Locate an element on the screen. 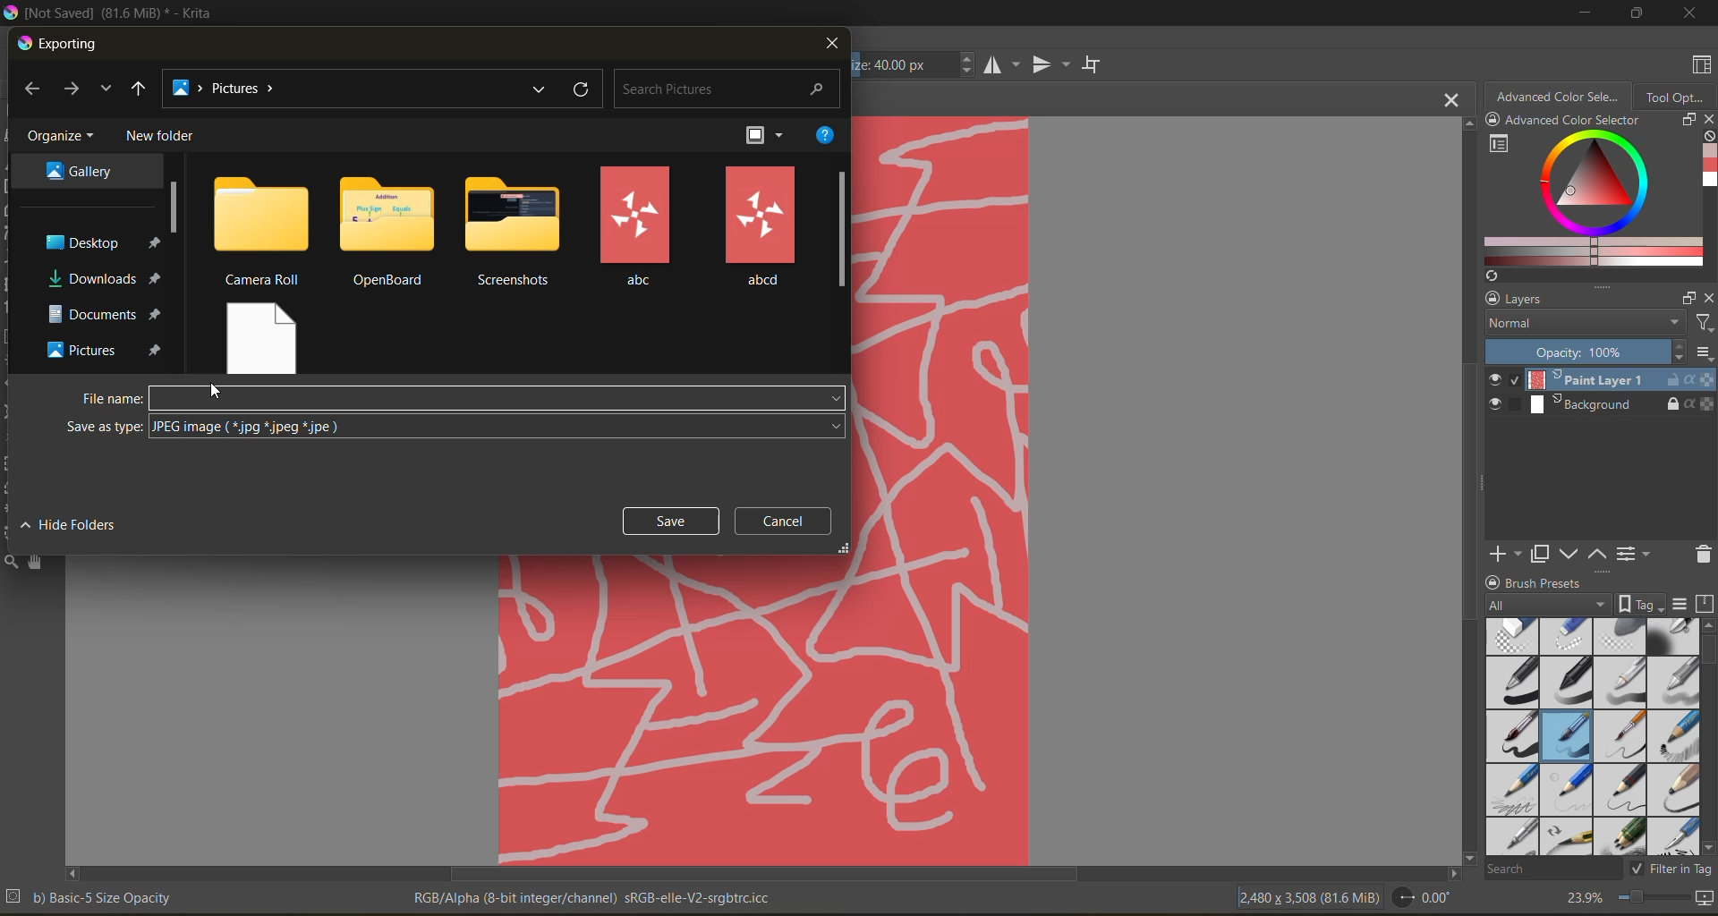 This screenshot has width=1718, height=916. layers is located at coordinates (1588, 300).